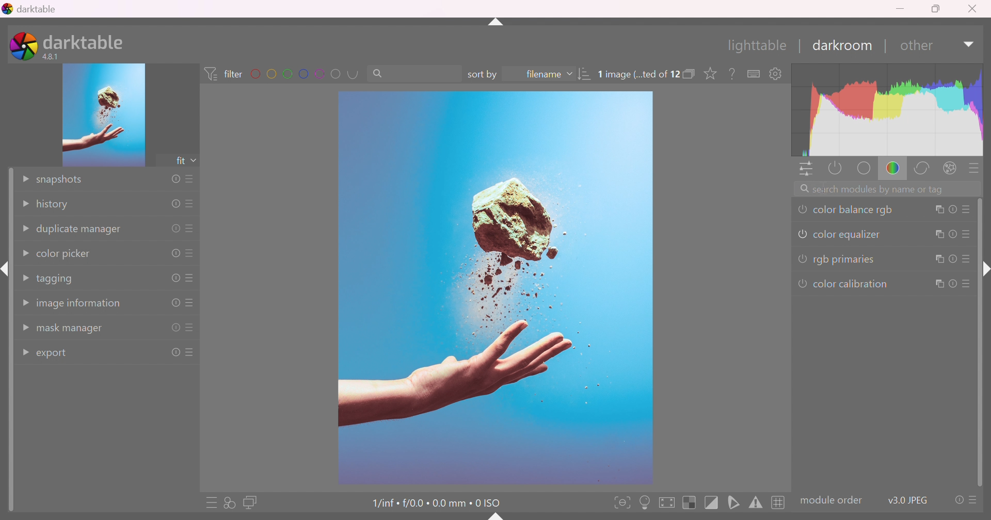 The height and width of the screenshot is (520, 991). I want to click on shift+ctrl+i, so click(6, 269).